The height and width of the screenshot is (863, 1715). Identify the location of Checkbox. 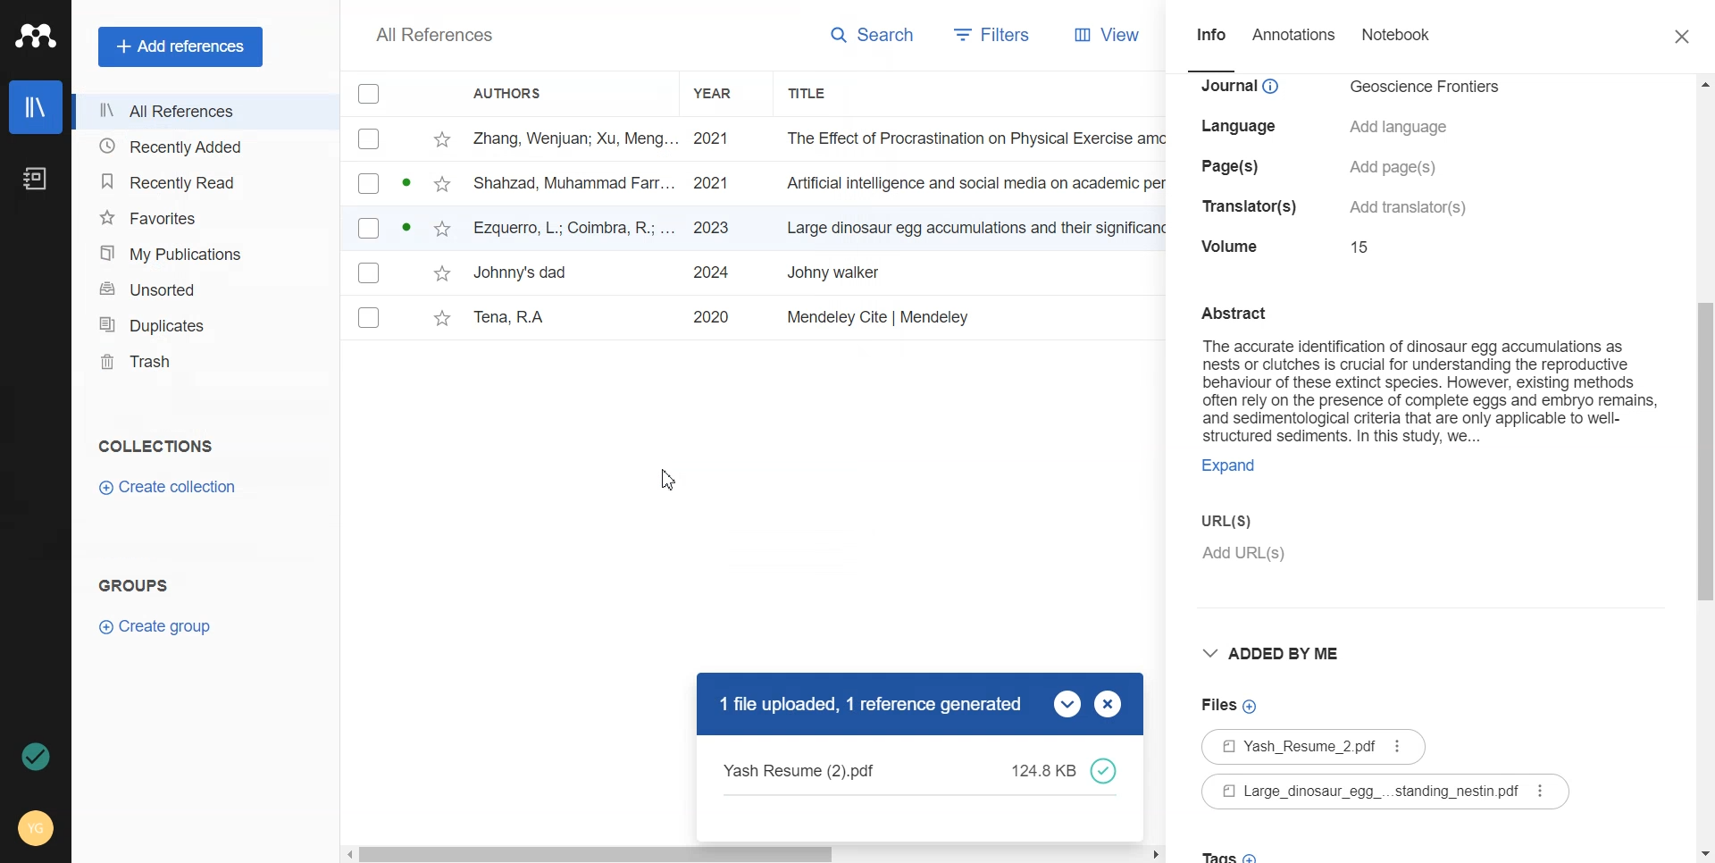
(370, 138).